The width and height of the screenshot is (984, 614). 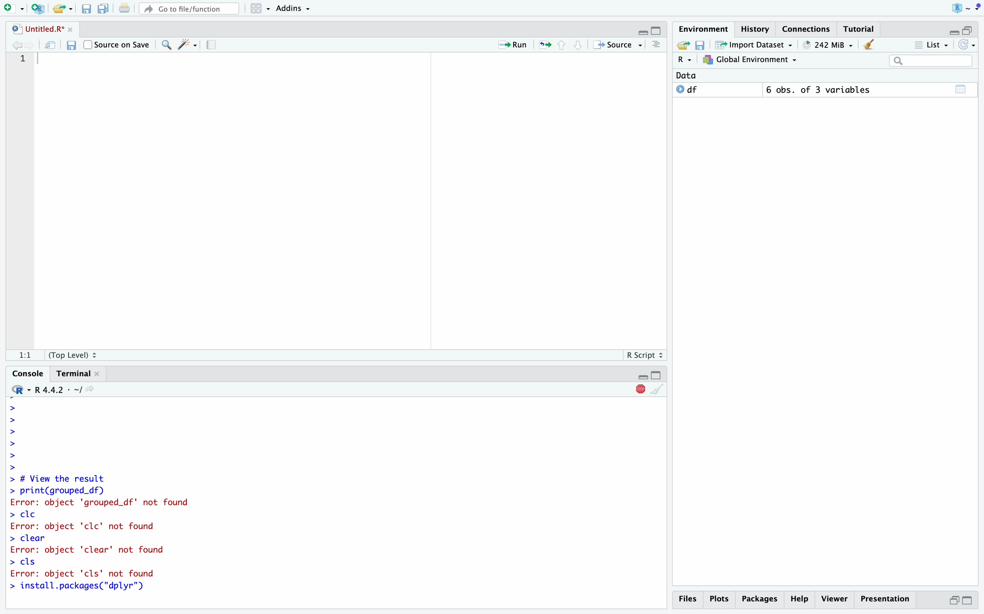 What do you see at coordinates (967, 44) in the screenshot?
I see `Refresh list` at bounding box center [967, 44].